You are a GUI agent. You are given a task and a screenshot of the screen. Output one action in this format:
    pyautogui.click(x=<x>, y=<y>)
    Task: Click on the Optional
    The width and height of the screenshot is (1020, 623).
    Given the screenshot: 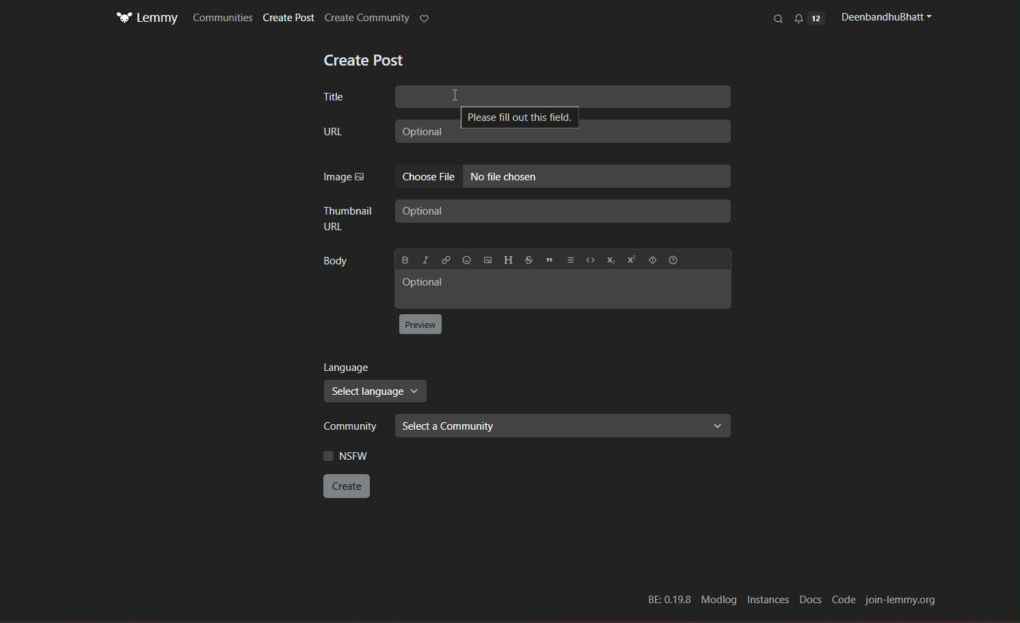 What is the action you would take?
    pyautogui.click(x=562, y=136)
    